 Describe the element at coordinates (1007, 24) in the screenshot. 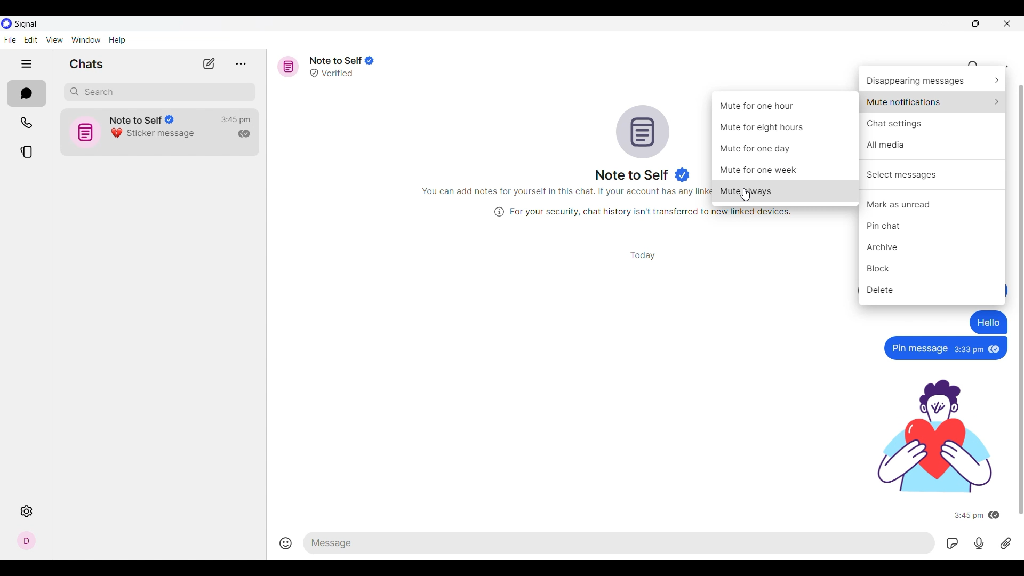

I see `Close interface` at that location.